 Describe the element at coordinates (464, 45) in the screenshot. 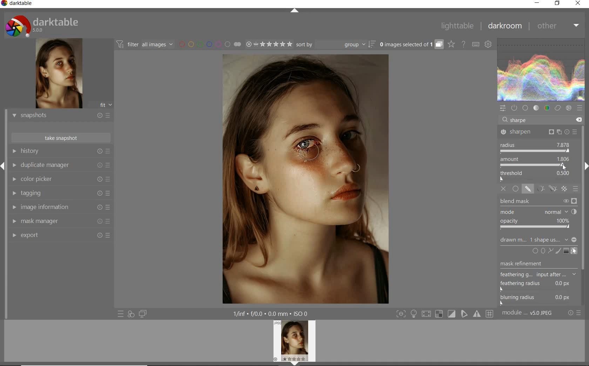

I see `enable online help` at that location.